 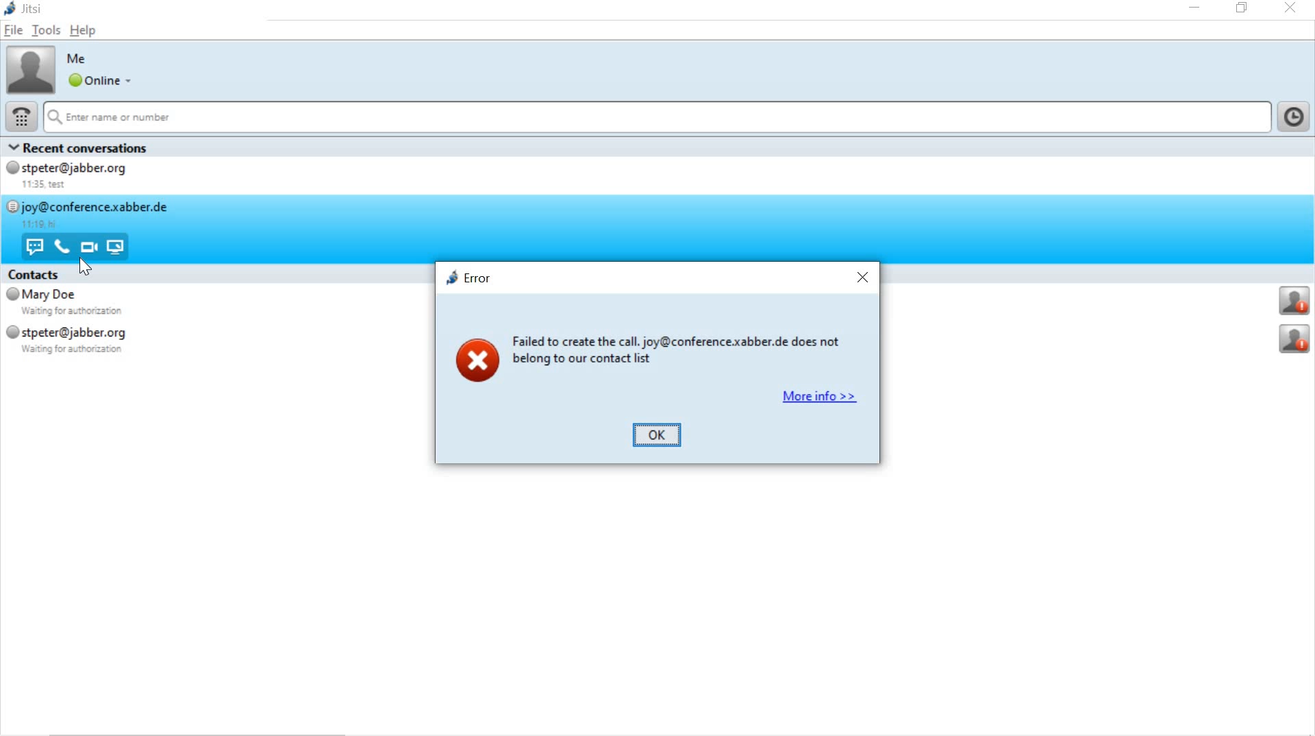 What do you see at coordinates (656, 118) in the screenshot?
I see `Enter name or number` at bounding box center [656, 118].